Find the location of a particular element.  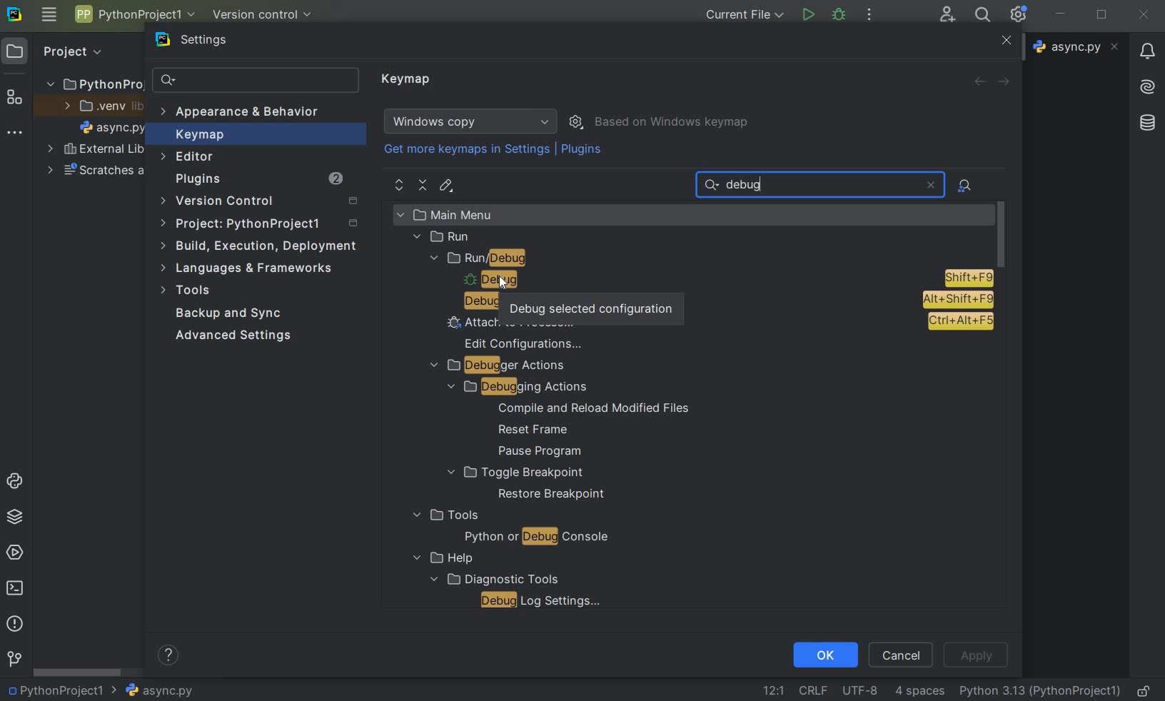

AI asistant is located at coordinates (1146, 83).